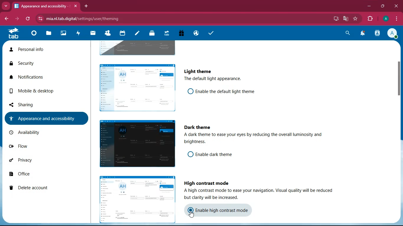  Describe the element at coordinates (30, 50) in the screenshot. I see `personal info` at that location.